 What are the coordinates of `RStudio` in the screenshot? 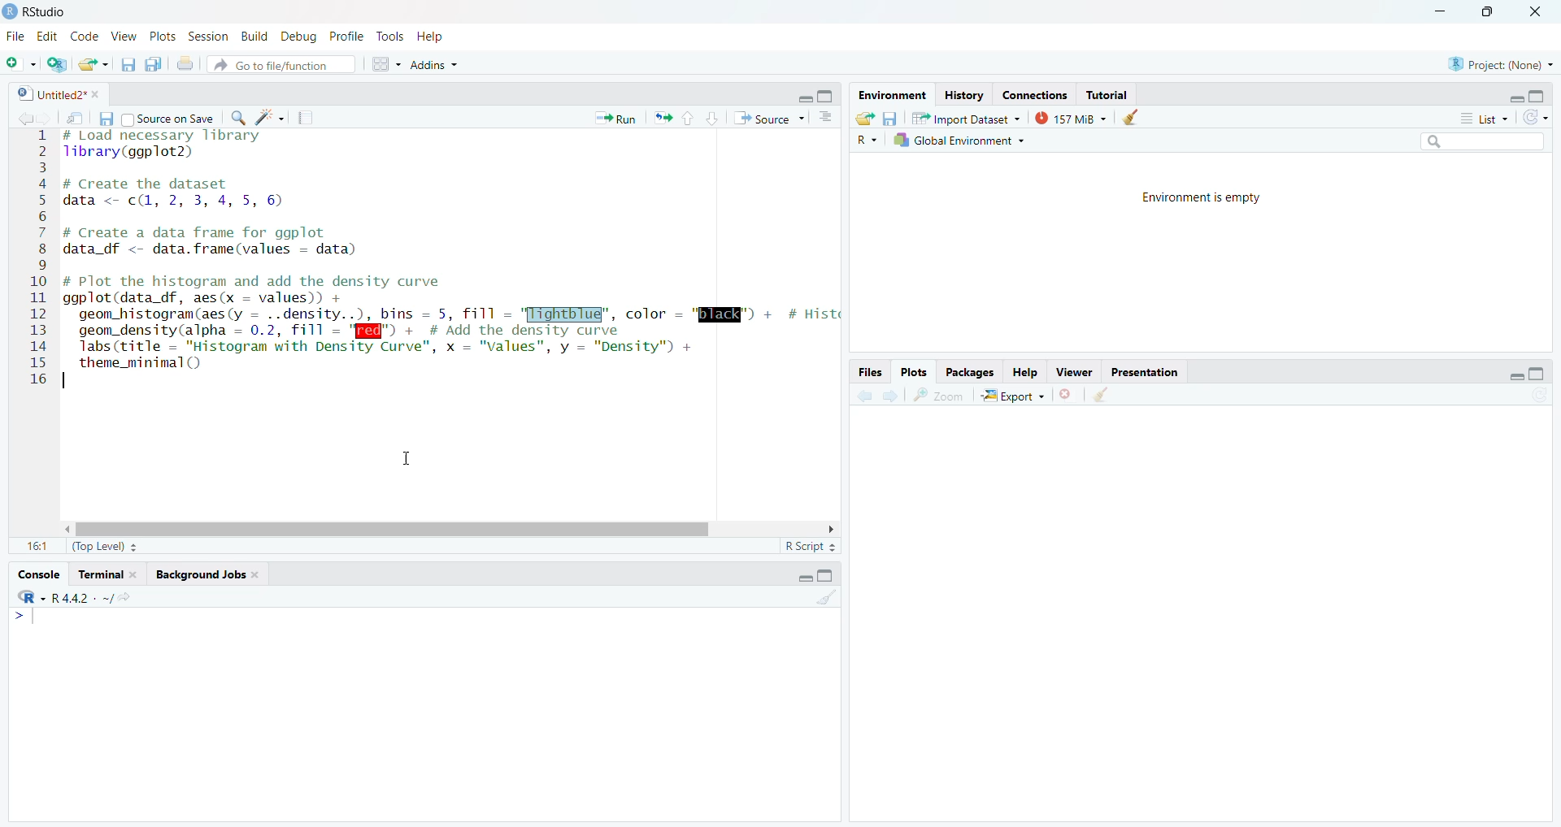 It's located at (37, 11).